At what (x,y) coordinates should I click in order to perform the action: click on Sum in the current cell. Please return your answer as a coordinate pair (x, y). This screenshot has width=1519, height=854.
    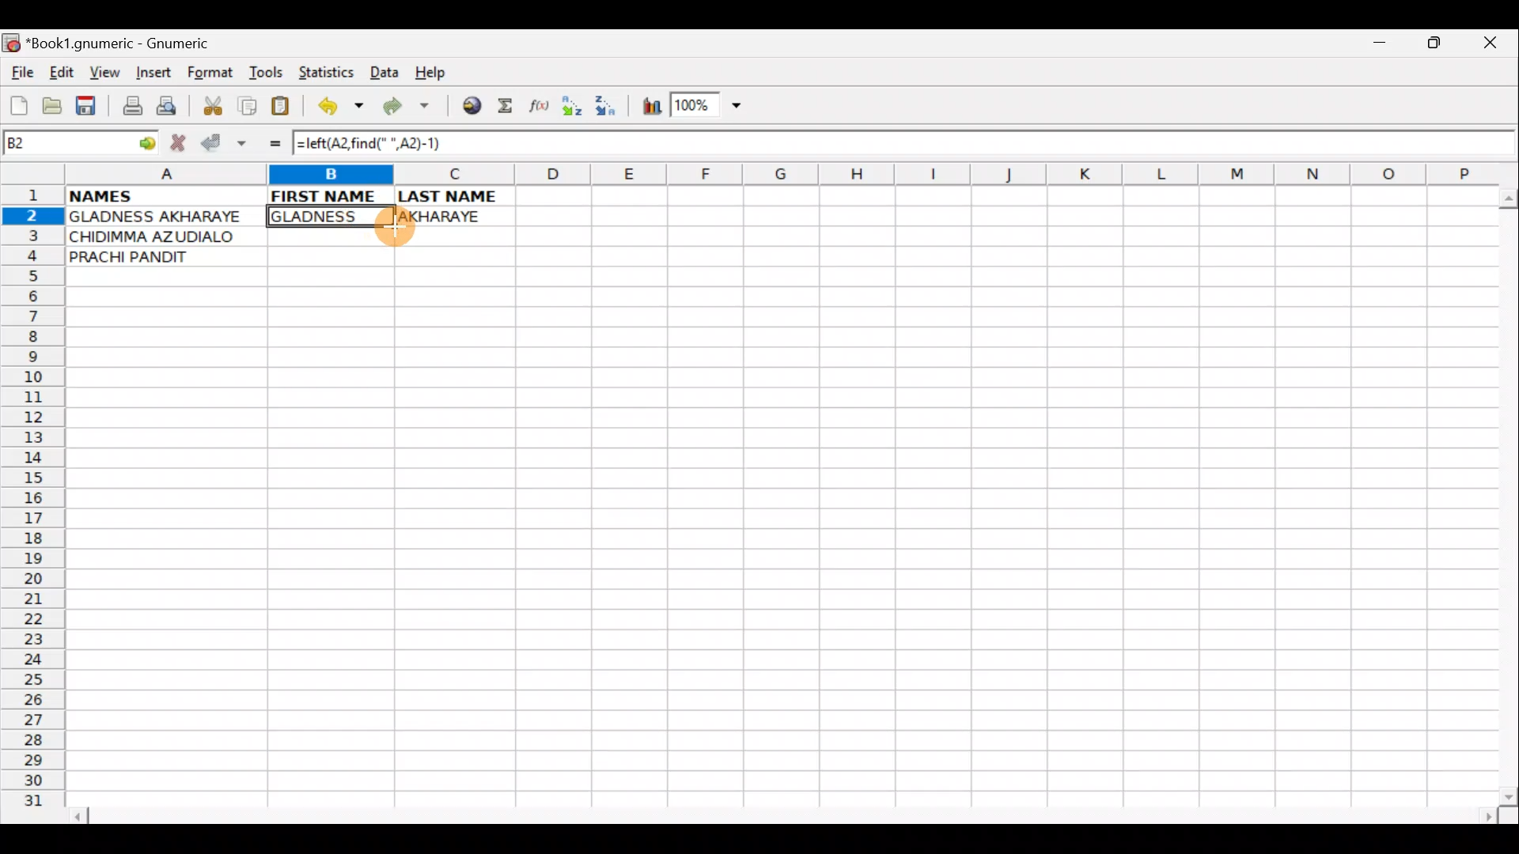
    Looking at the image, I should click on (510, 107).